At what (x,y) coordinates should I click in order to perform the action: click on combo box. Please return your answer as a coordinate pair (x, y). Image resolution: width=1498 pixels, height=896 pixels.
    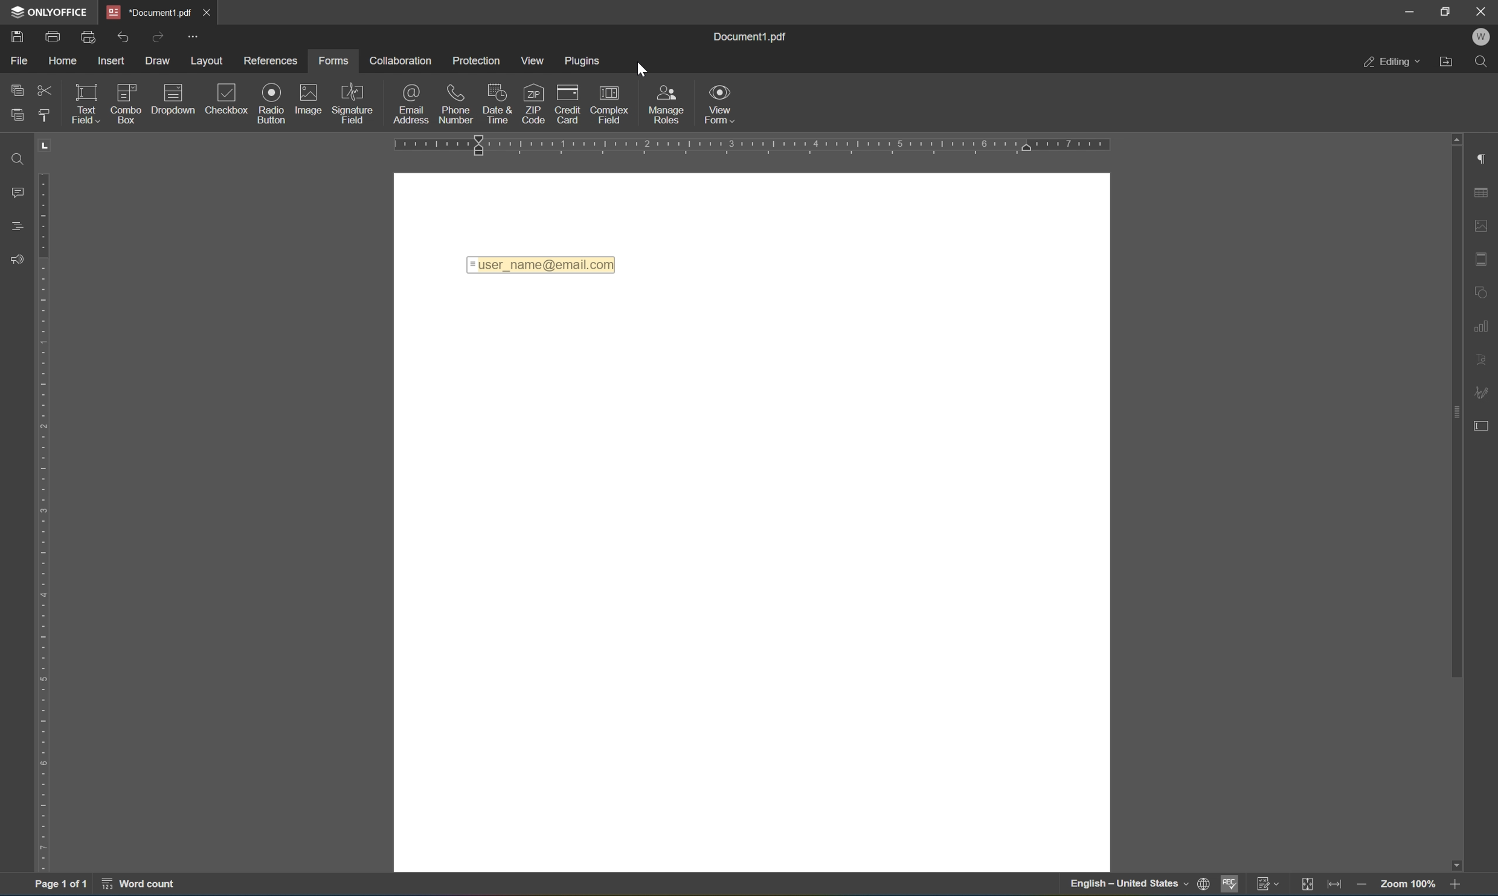
    Looking at the image, I should click on (126, 103).